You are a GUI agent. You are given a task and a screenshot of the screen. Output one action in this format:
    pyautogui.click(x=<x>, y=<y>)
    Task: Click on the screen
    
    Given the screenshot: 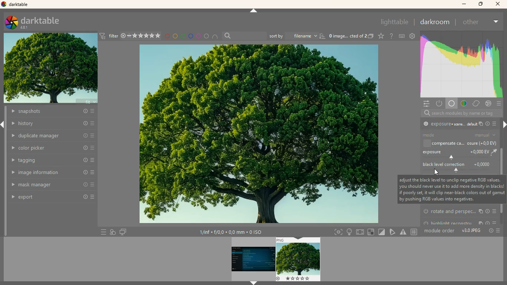 What is the action you would take?
    pyautogui.click(x=361, y=232)
    